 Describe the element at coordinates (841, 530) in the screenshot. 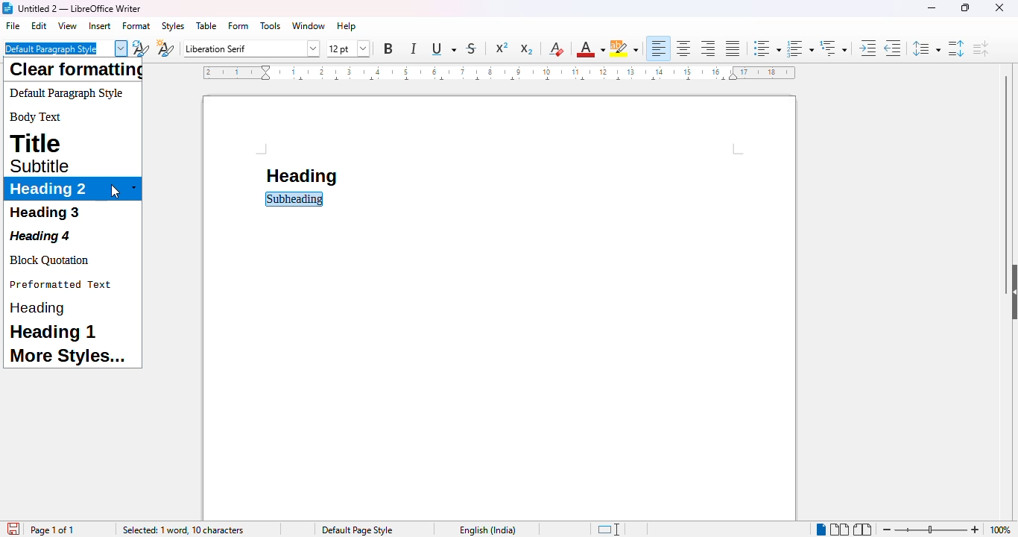

I see `multi-page view` at that location.